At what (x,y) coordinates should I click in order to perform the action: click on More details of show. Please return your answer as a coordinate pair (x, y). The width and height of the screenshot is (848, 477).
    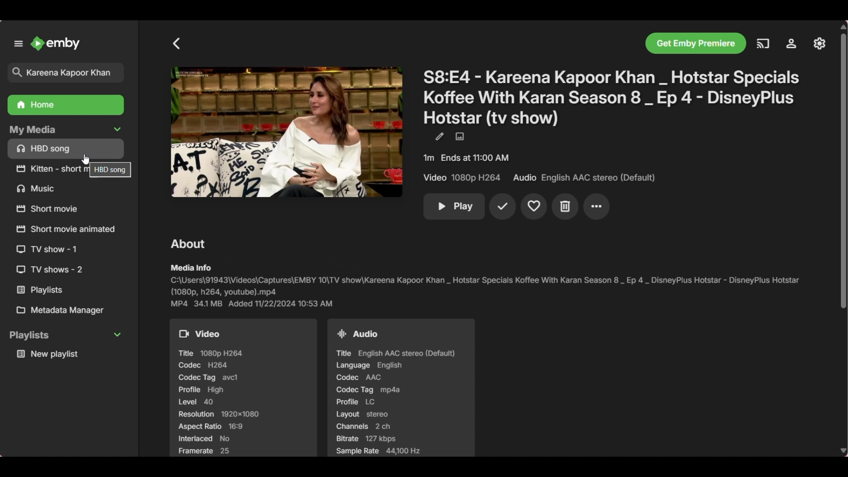
    Looking at the image, I should click on (255, 304).